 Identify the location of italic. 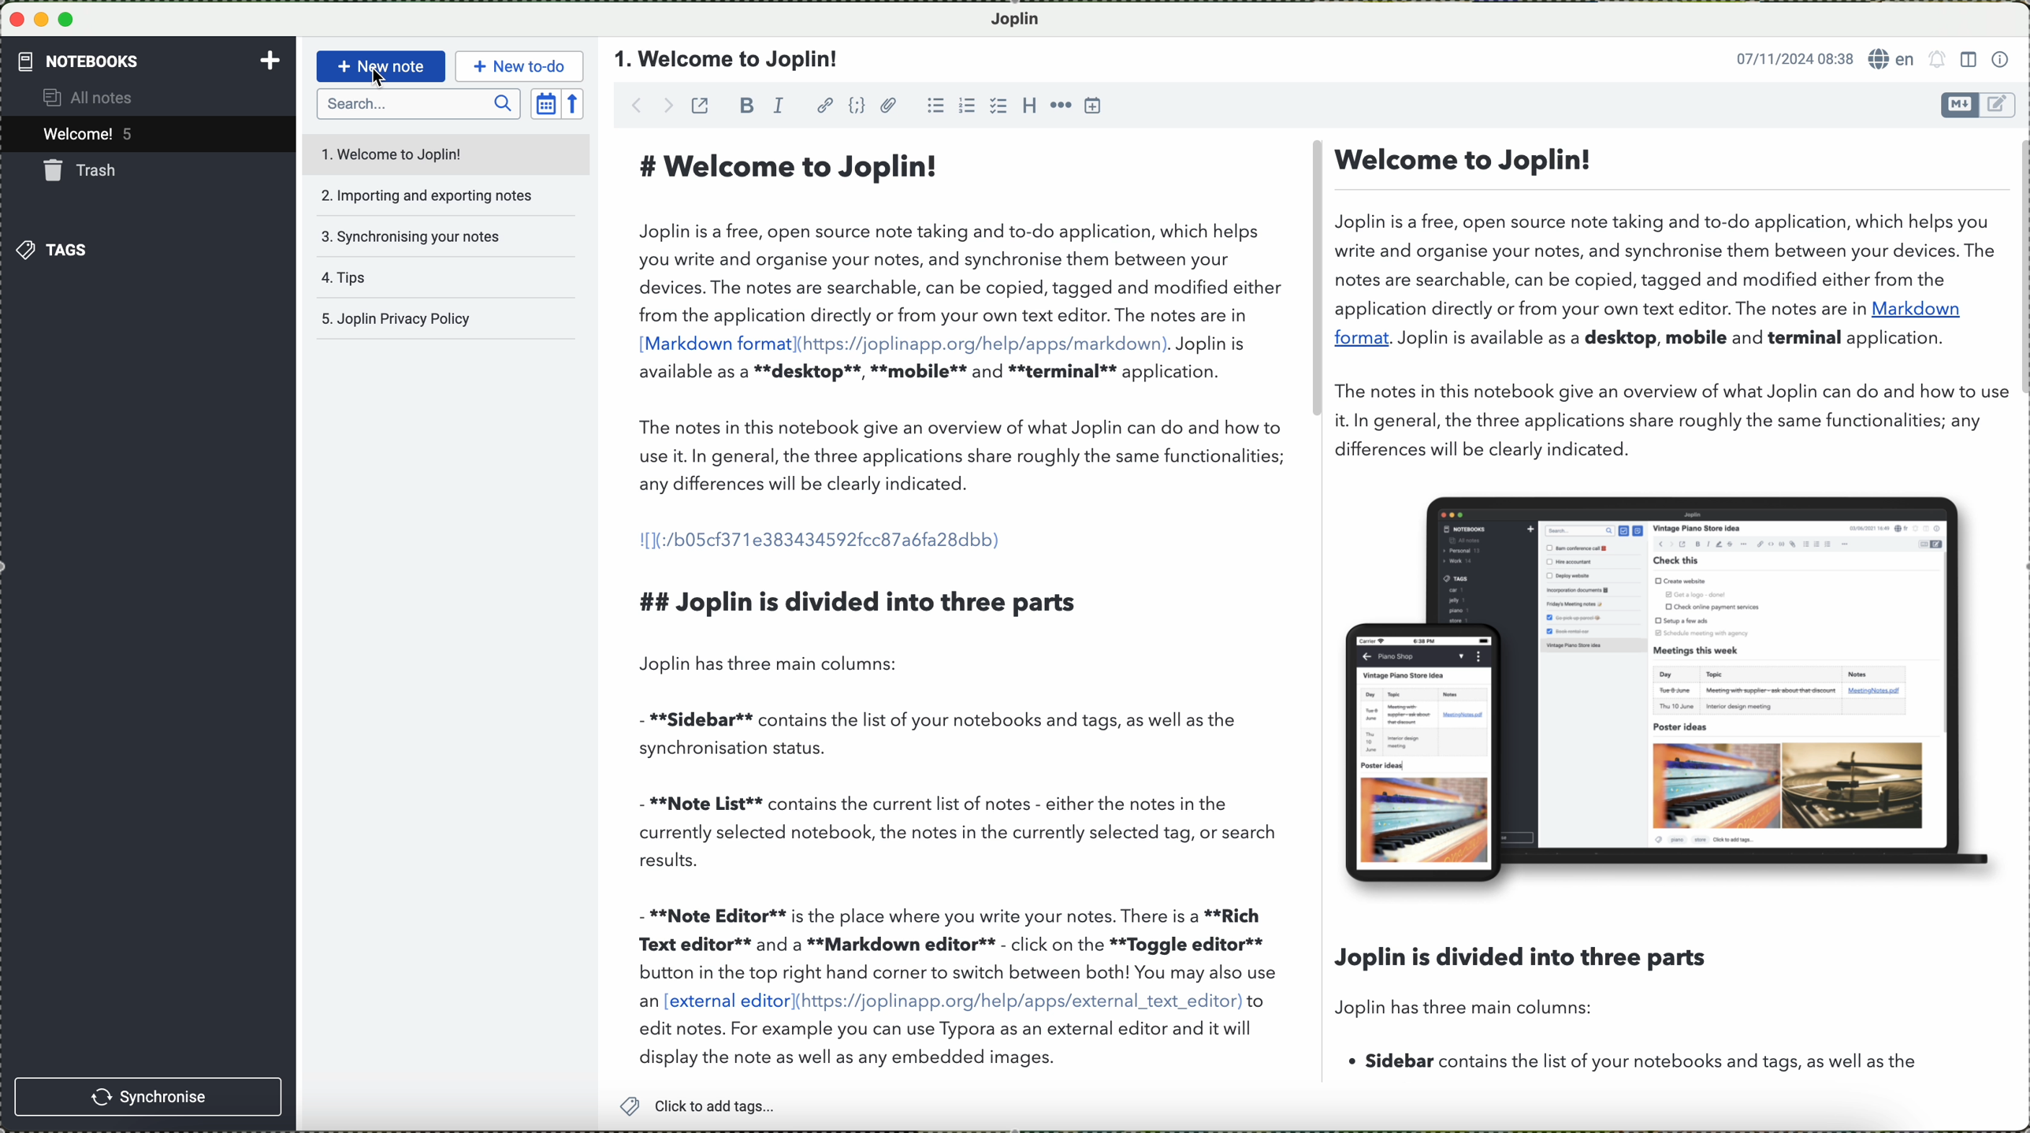
(782, 105).